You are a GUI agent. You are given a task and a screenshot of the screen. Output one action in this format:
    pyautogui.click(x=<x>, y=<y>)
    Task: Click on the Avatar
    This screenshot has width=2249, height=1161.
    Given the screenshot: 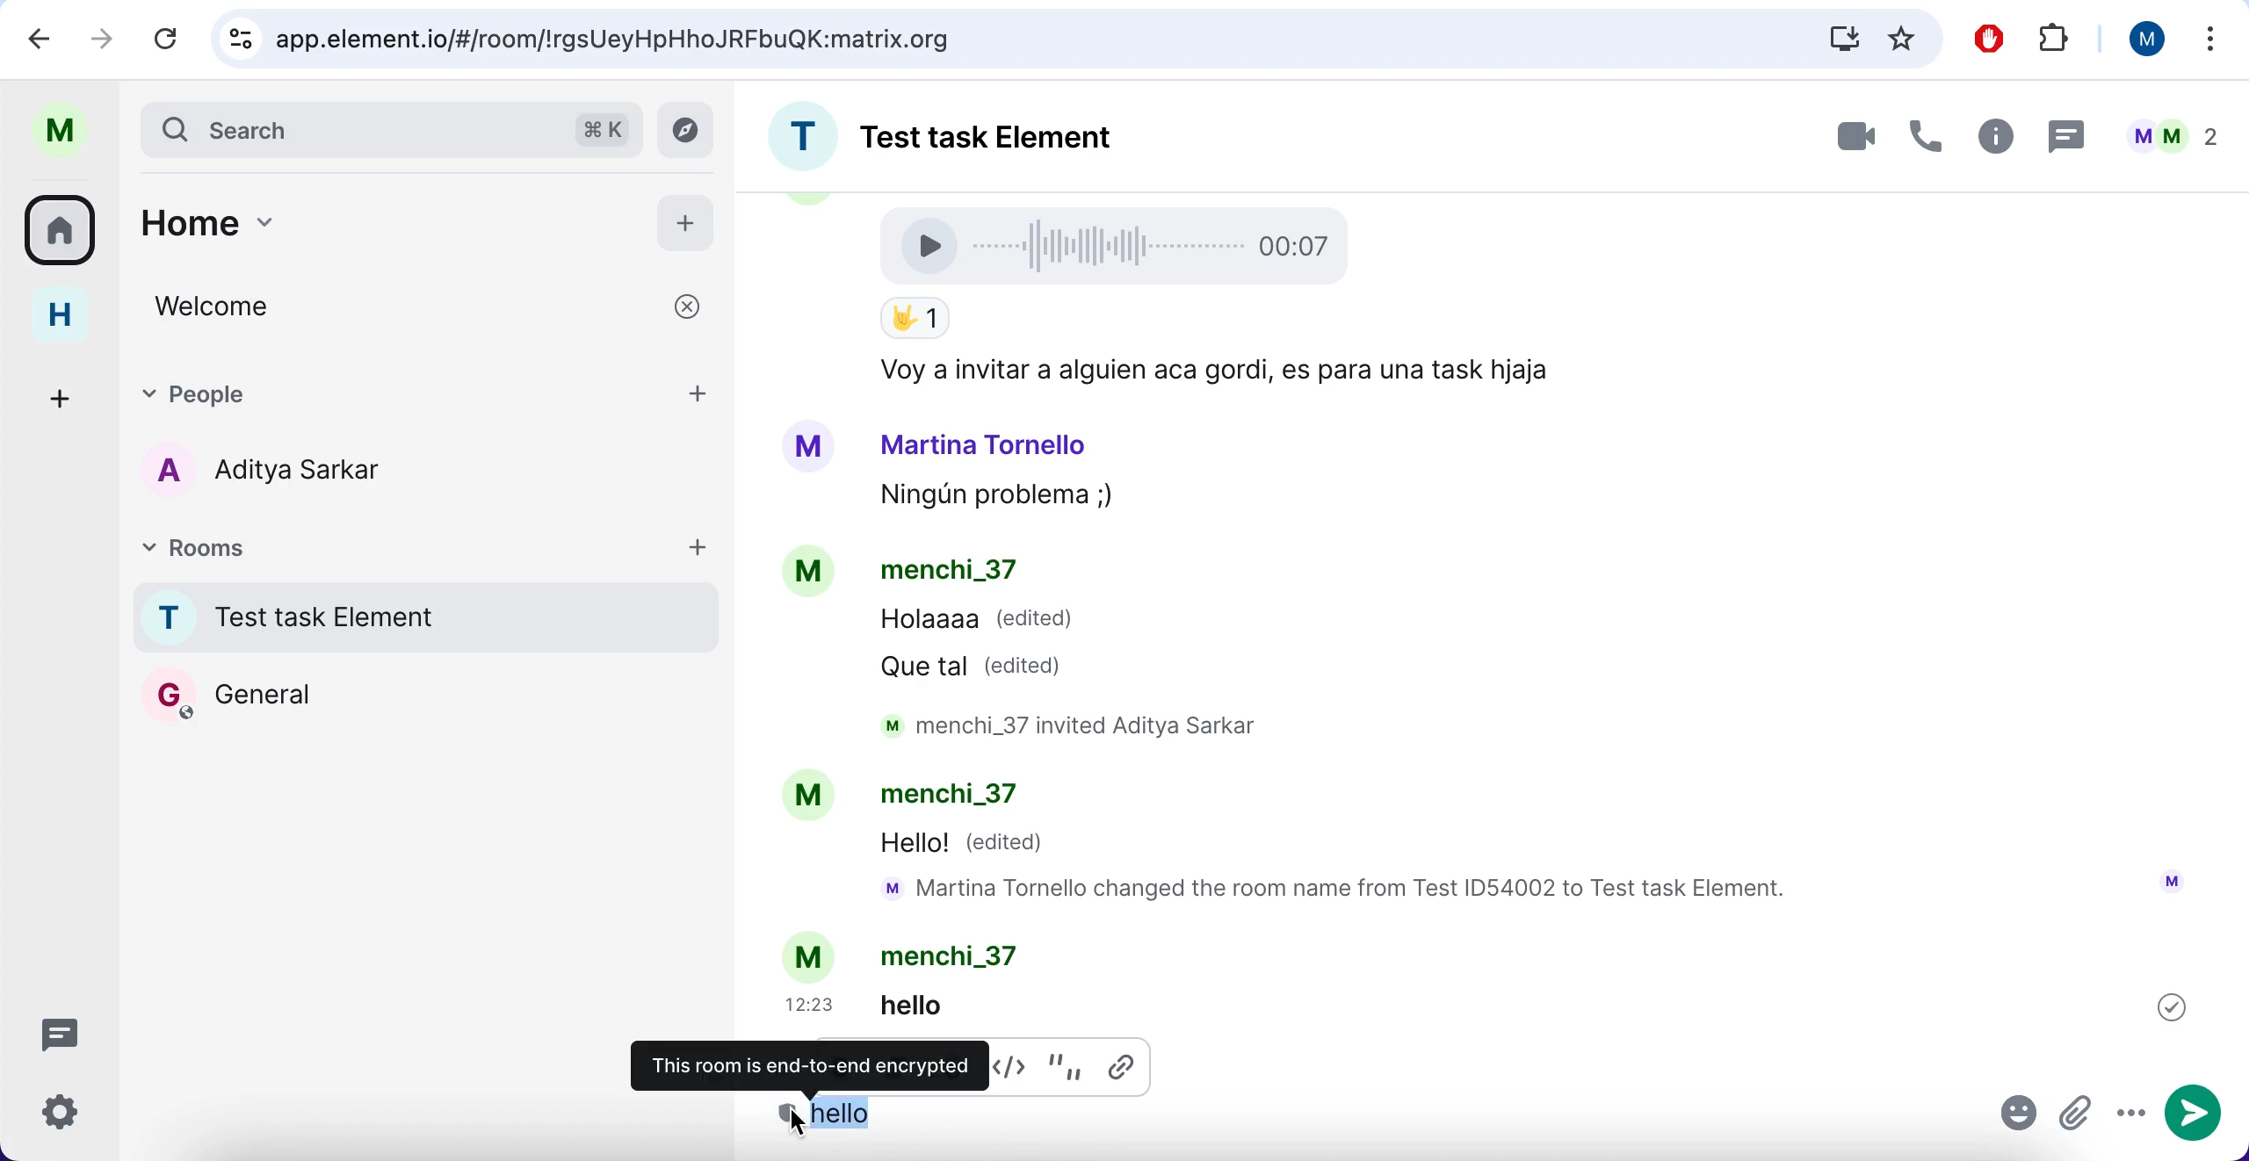 What is the action you would take?
    pyautogui.click(x=808, y=447)
    